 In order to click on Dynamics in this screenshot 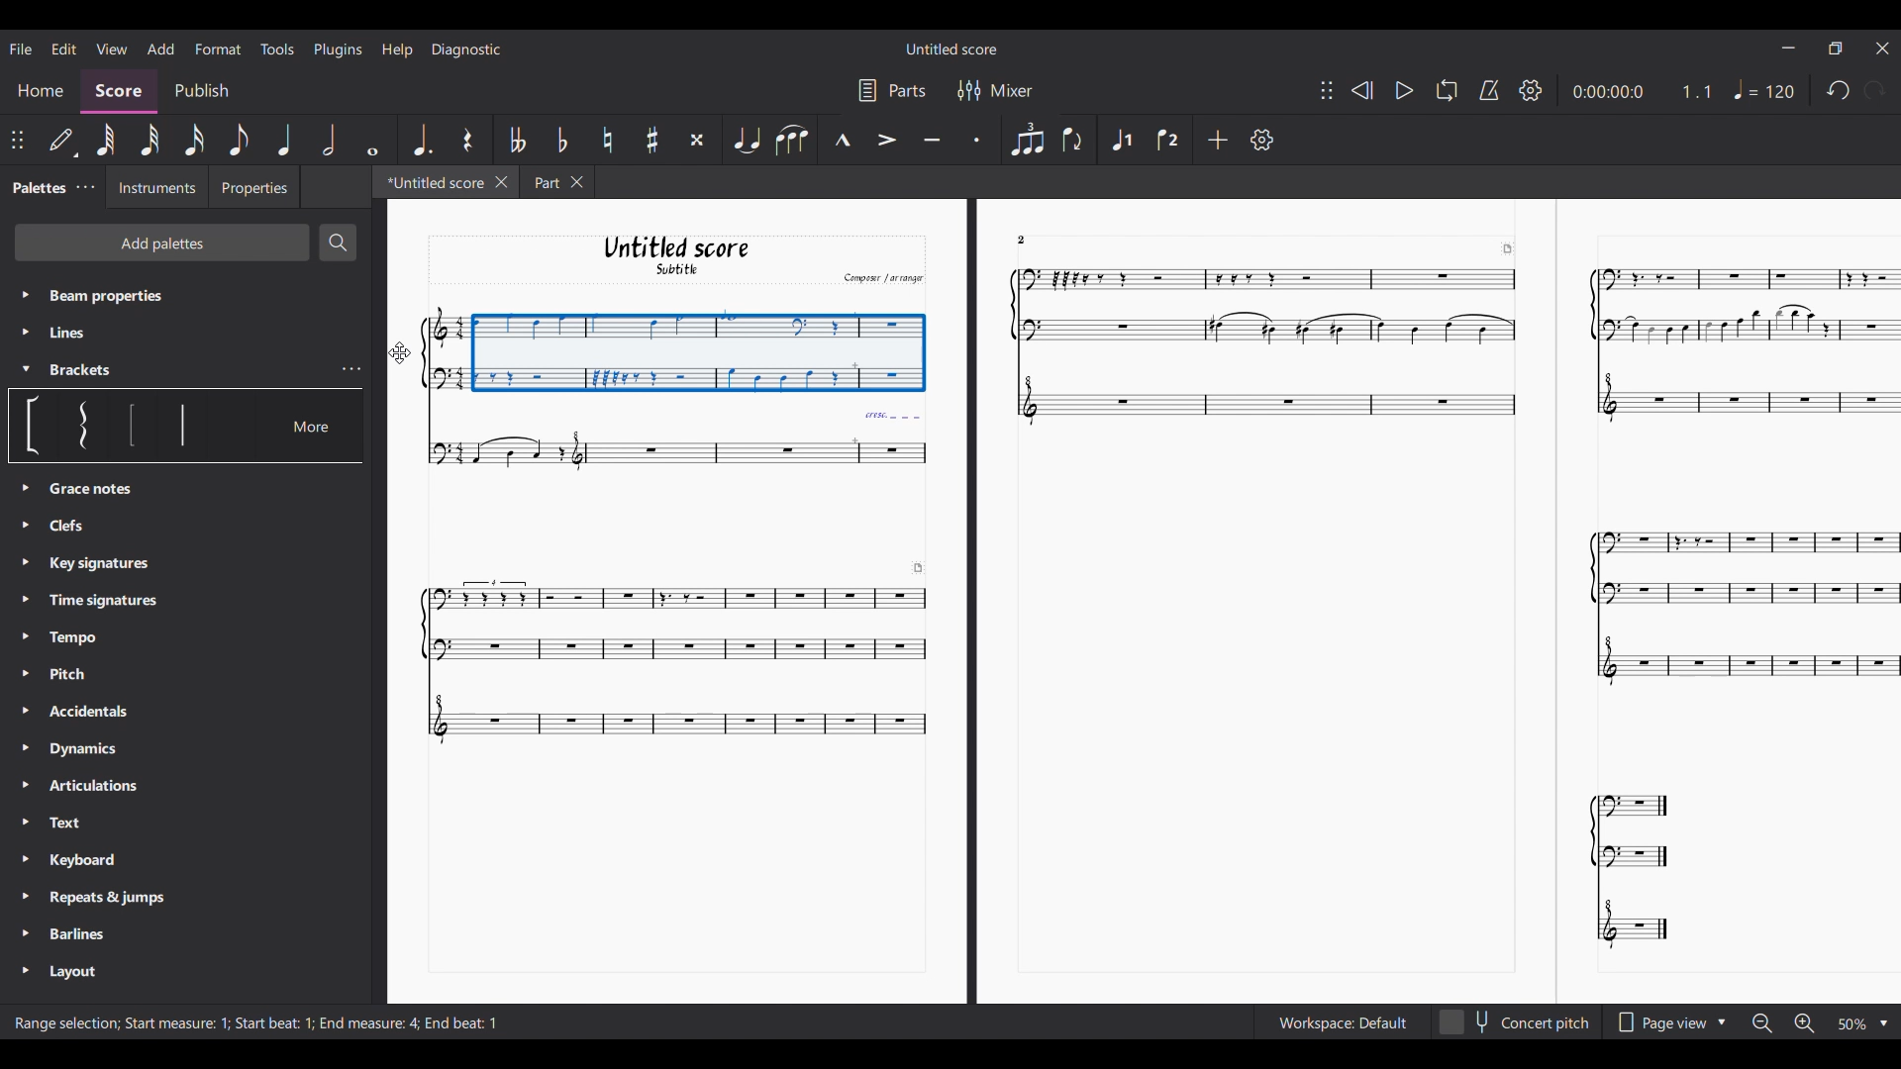, I will do `click(97, 749)`.